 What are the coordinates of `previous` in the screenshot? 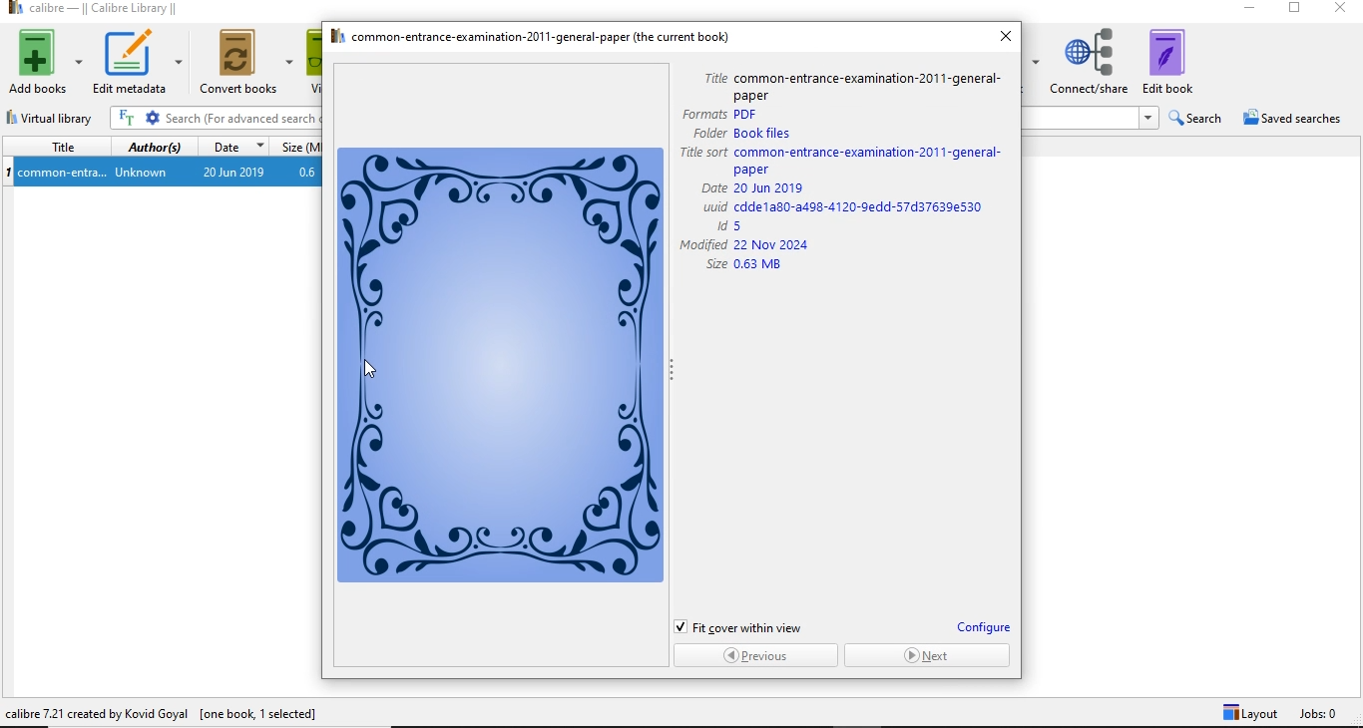 It's located at (754, 654).